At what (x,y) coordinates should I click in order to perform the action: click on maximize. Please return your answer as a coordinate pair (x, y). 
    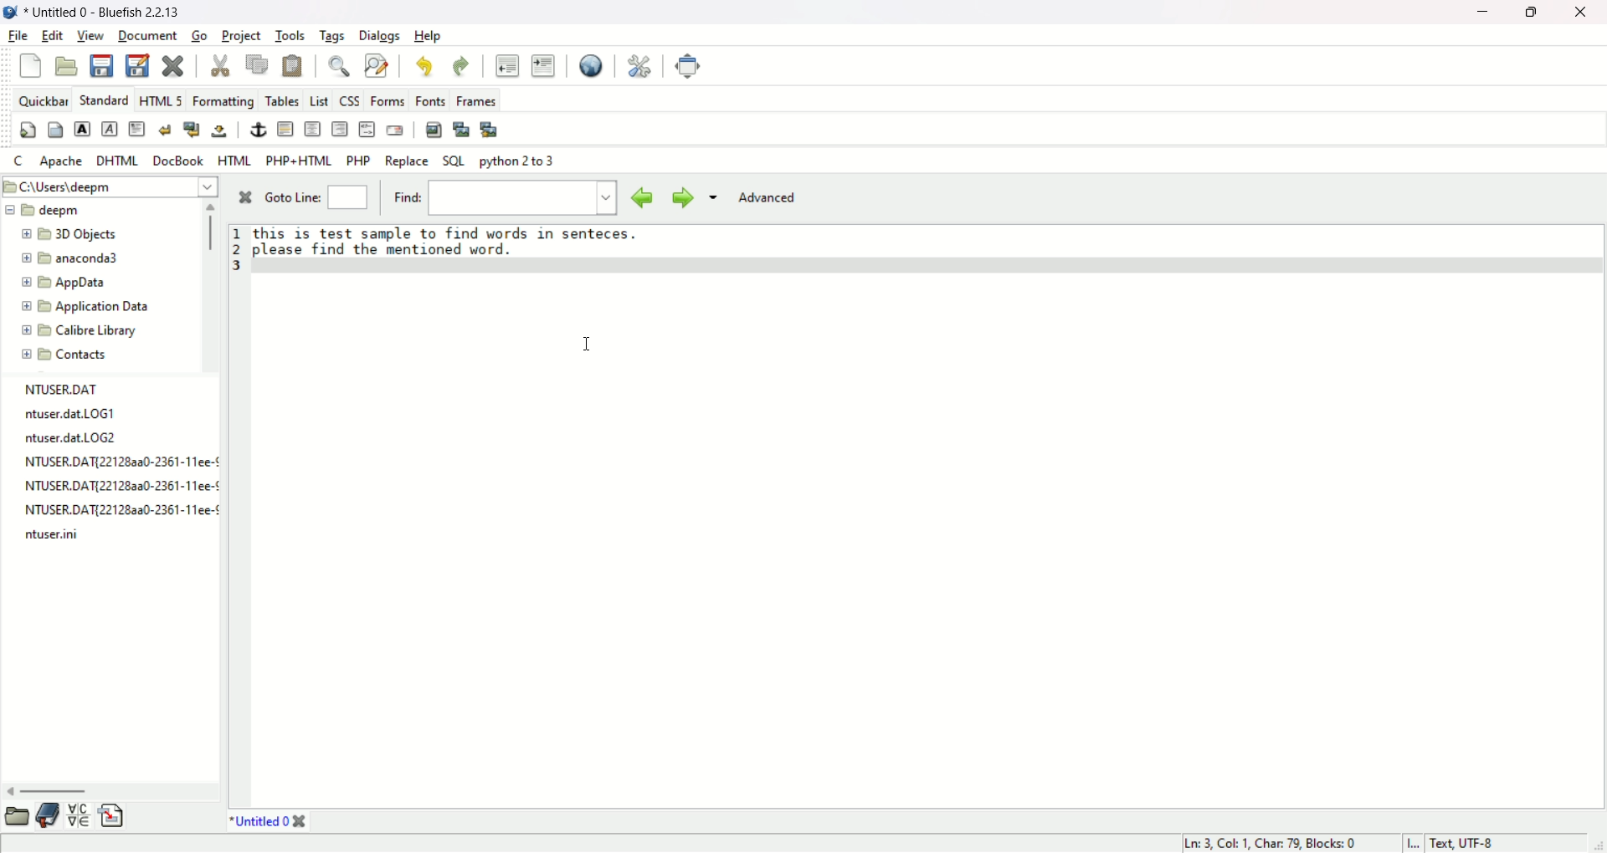
    Looking at the image, I should click on (1533, 14).